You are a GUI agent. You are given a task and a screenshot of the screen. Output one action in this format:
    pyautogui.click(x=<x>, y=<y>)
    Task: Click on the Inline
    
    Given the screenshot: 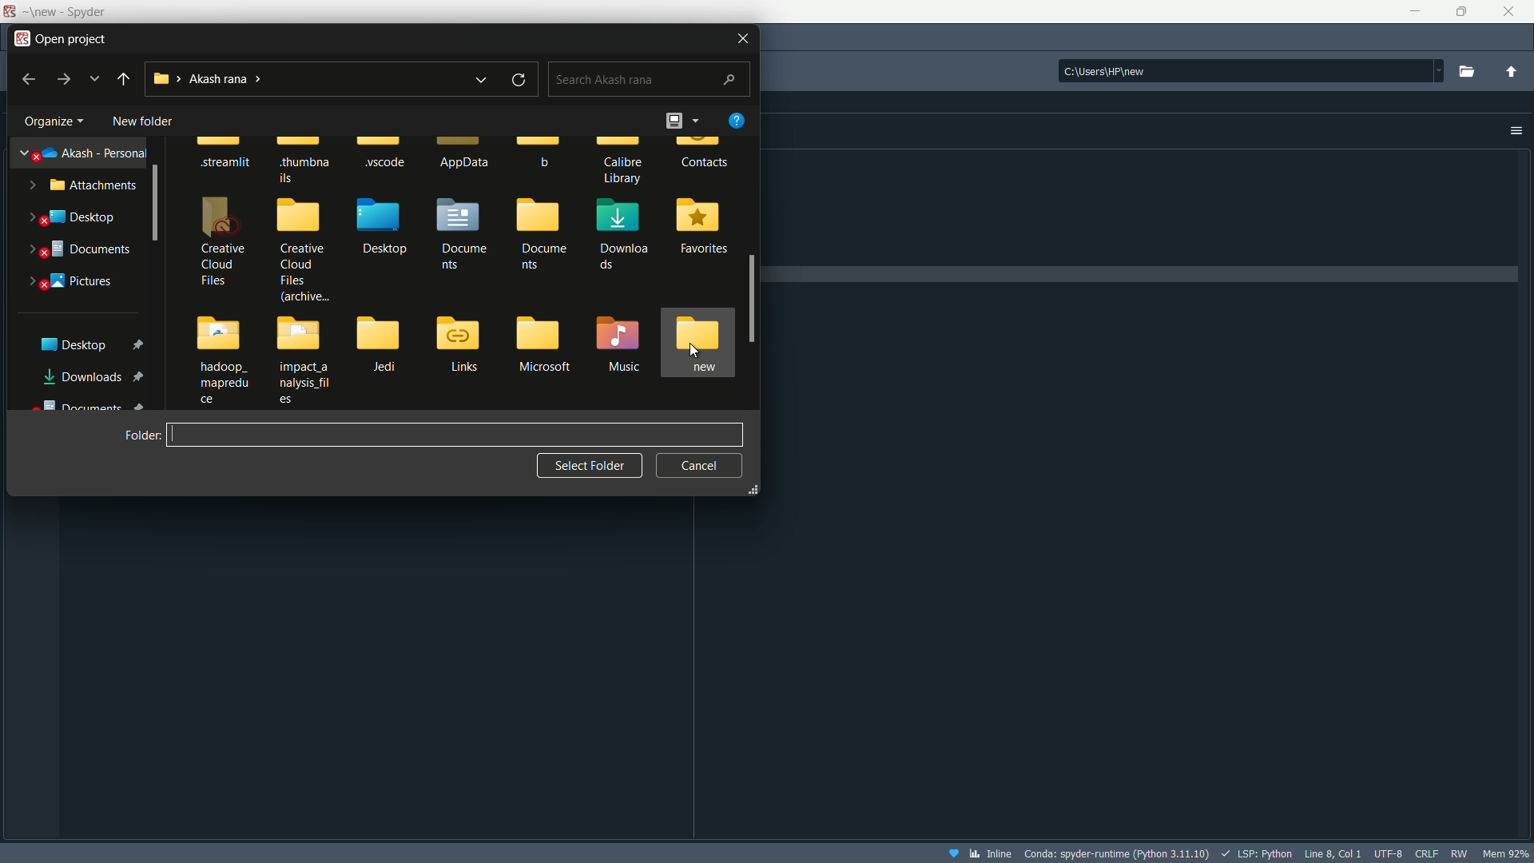 What is the action you would take?
    pyautogui.click(x=980, y=853)
    